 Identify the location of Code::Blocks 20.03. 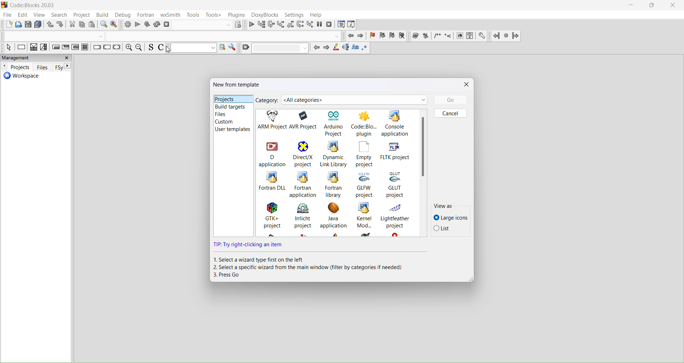
(31, 5).